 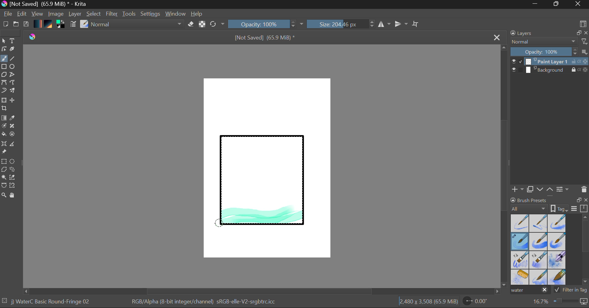 I want to click on Lock Alpha, so click(x=201, y=24).